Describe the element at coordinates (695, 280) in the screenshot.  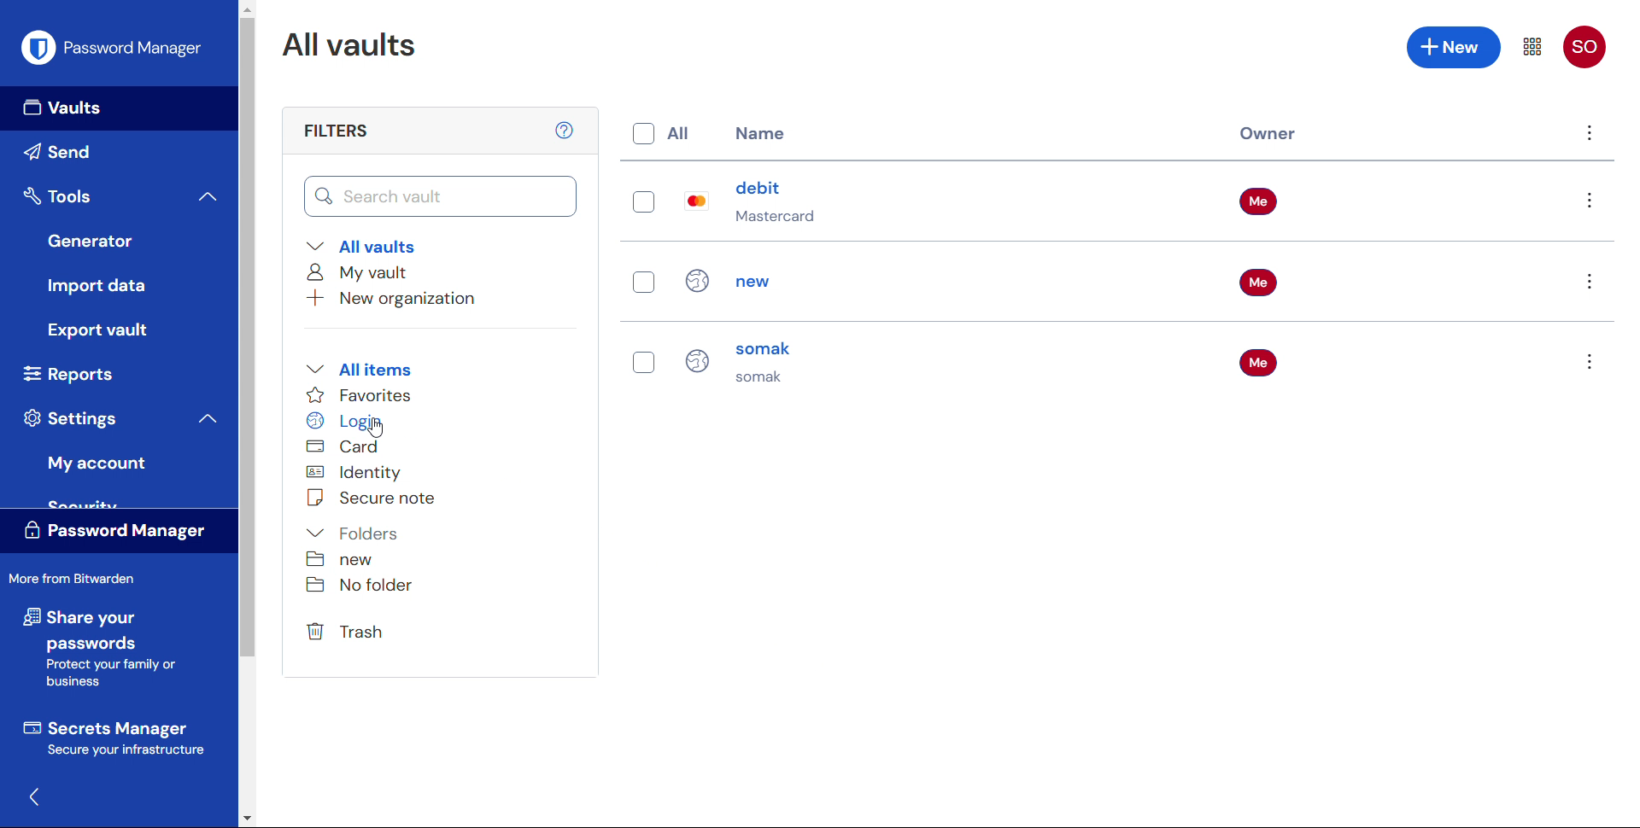
I see `Login` at that location.